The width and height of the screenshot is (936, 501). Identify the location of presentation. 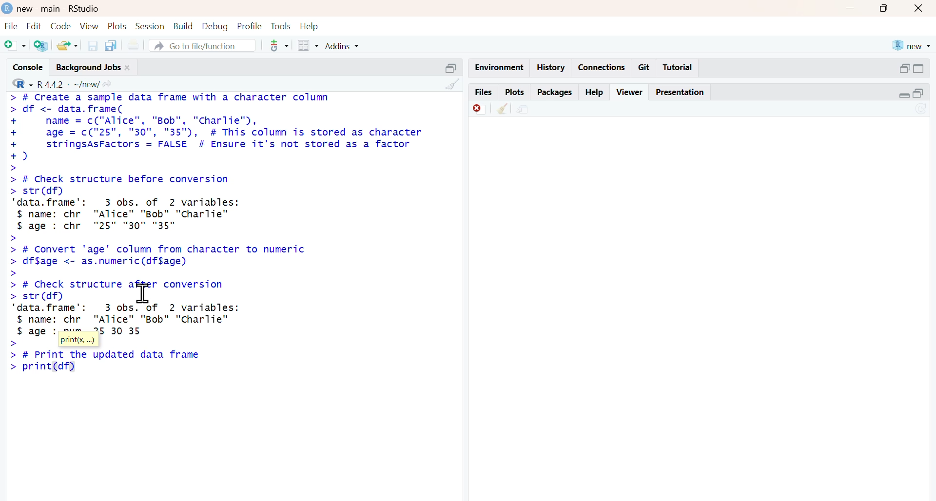
(679, 92).